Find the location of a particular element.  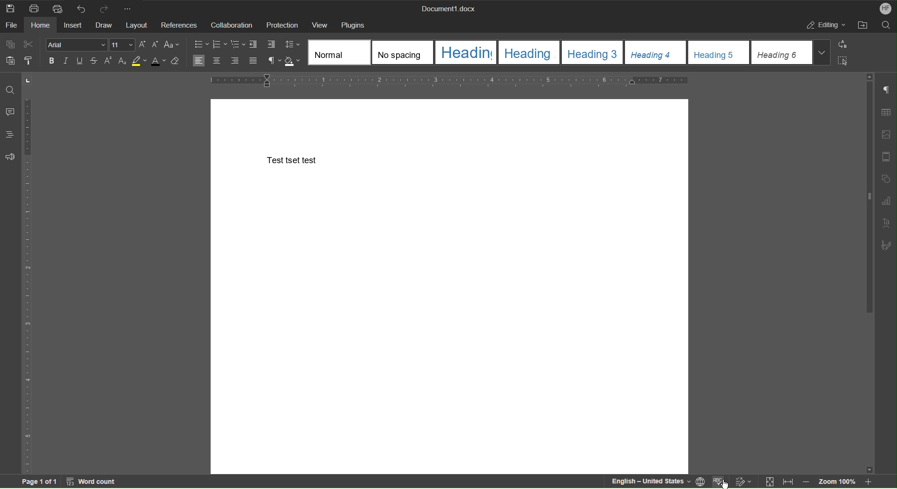

Centre Align is located at coordinates (217, 61).